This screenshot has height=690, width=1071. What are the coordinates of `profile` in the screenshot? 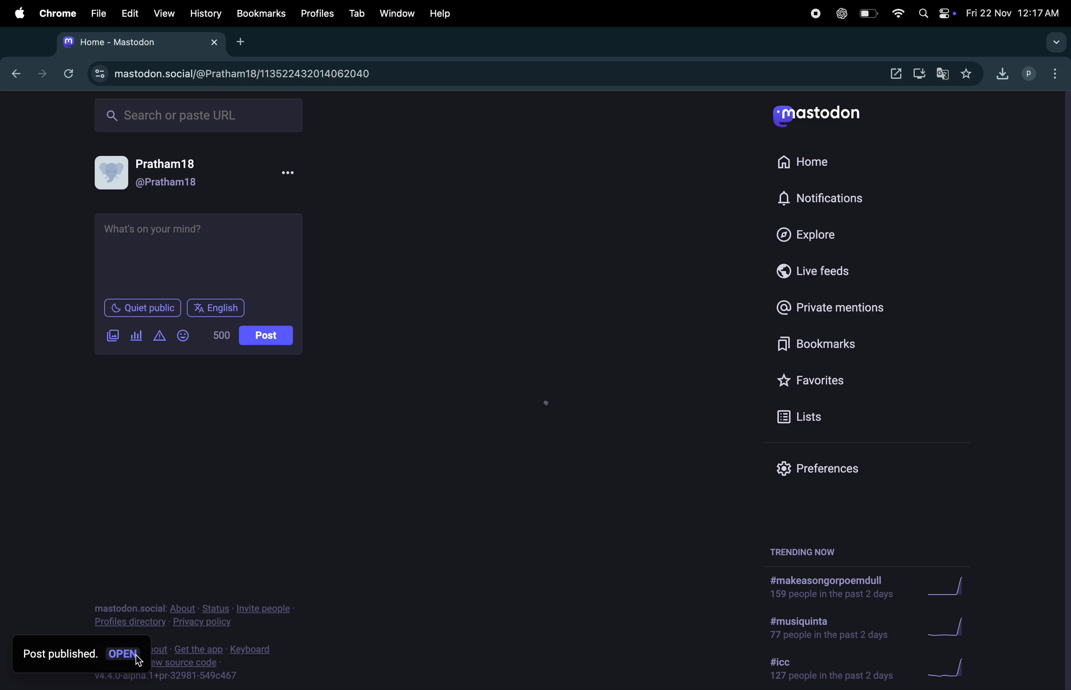 It's located at (1026, 74).